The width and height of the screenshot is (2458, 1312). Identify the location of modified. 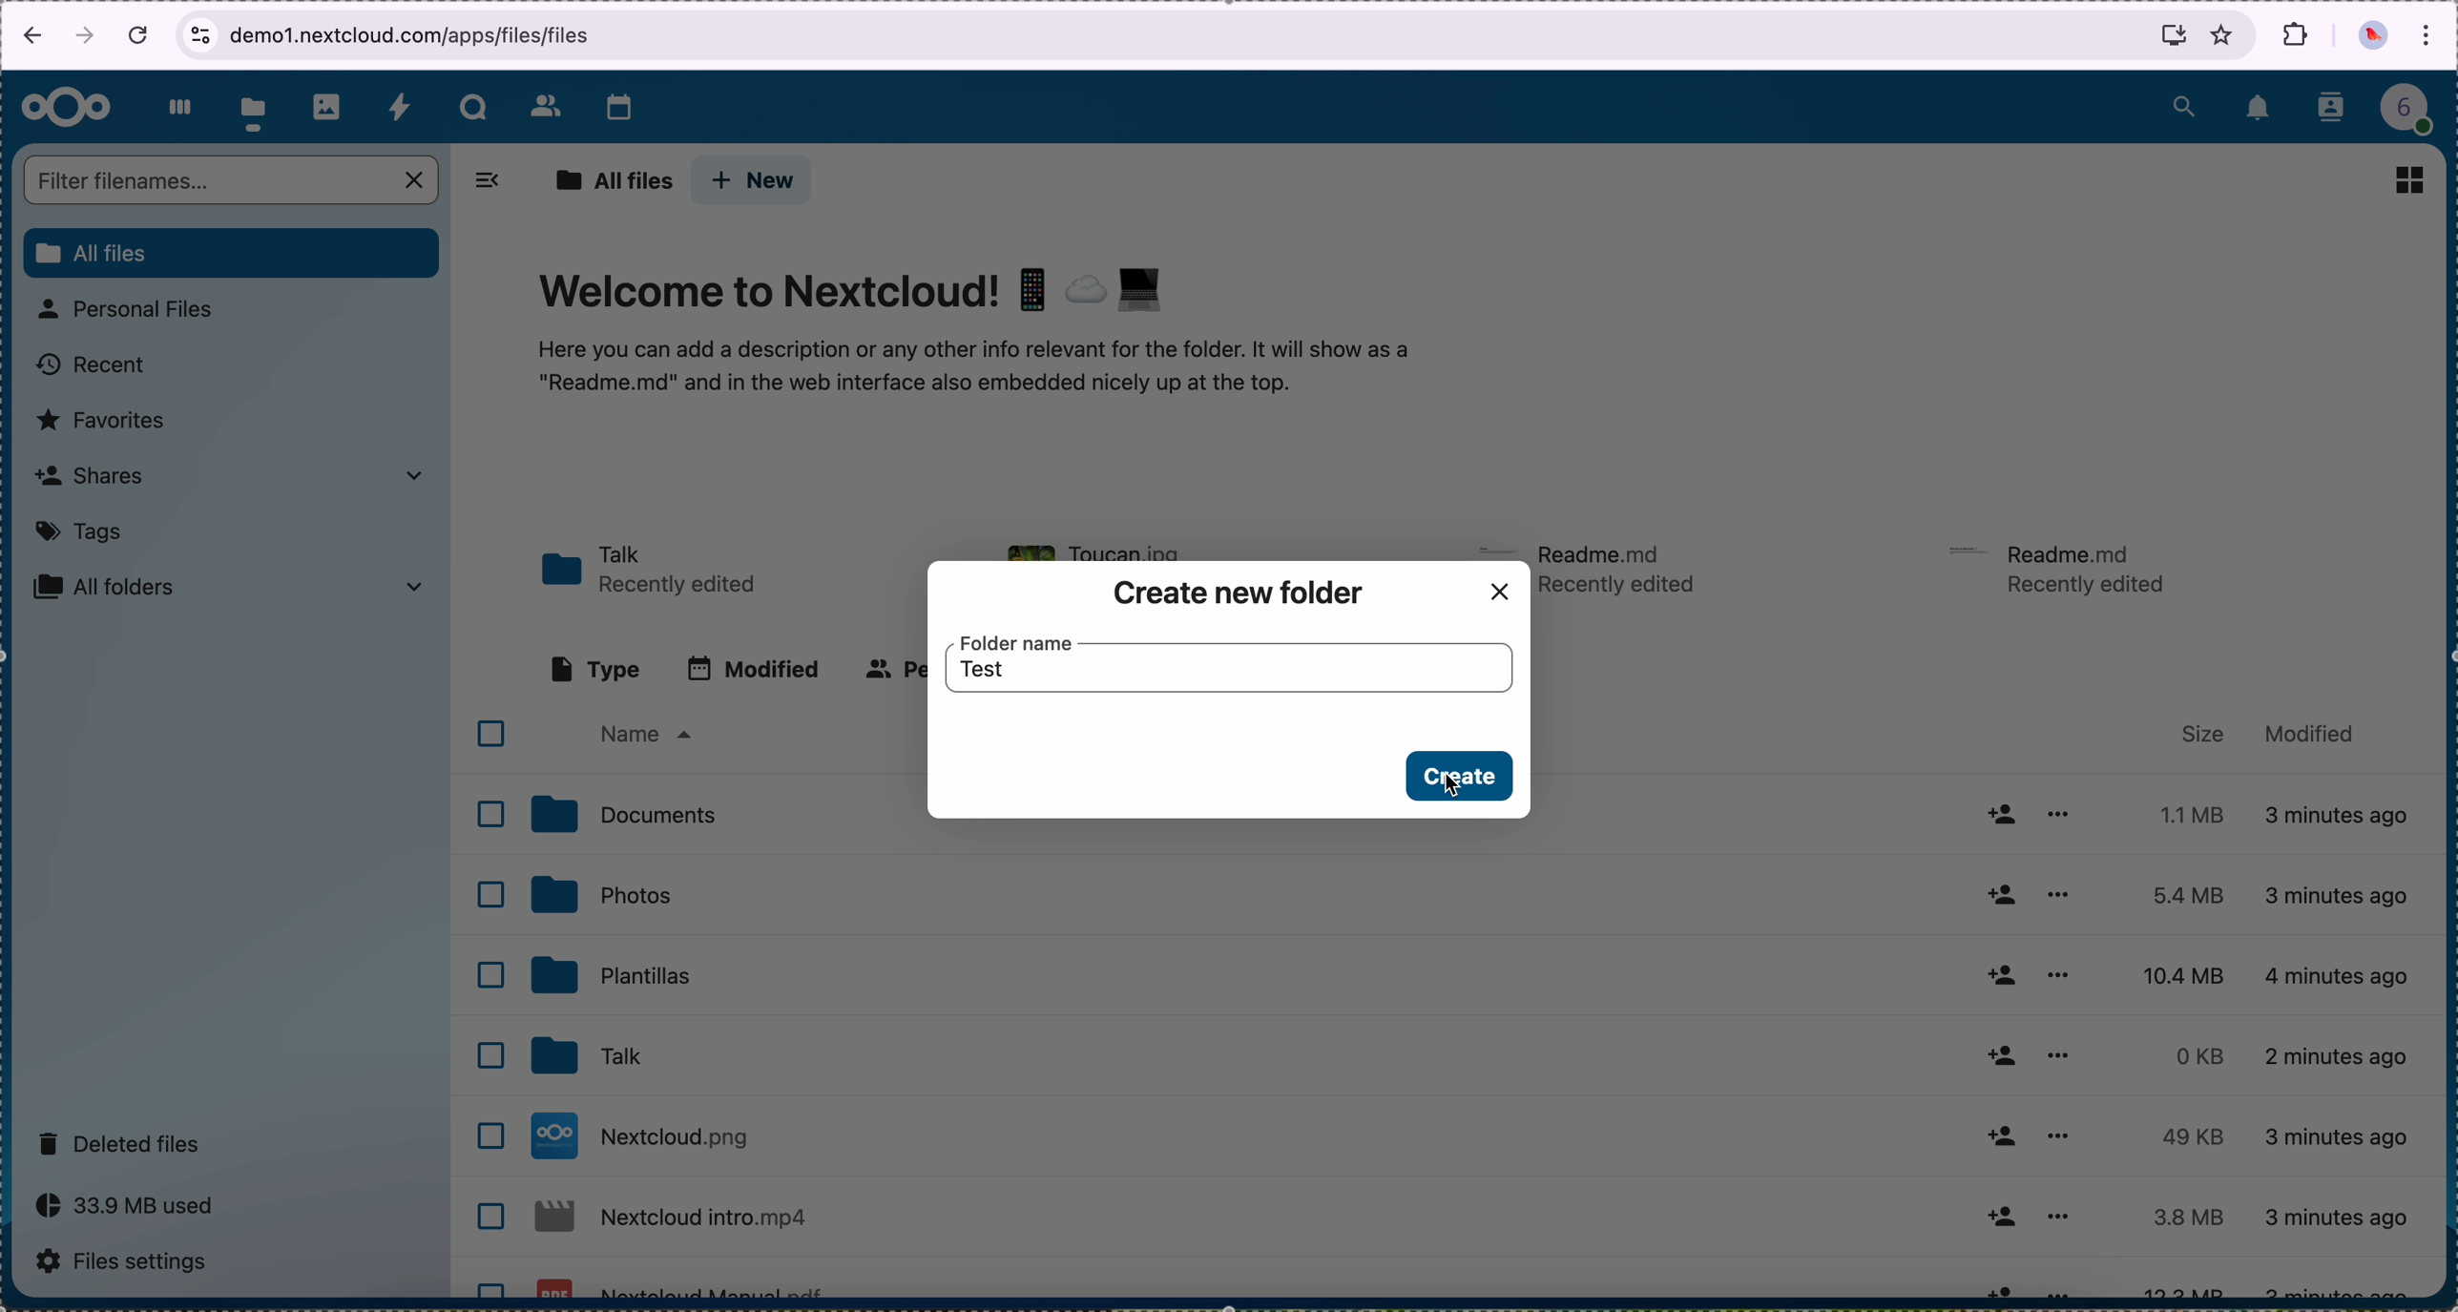
(2310, 731).